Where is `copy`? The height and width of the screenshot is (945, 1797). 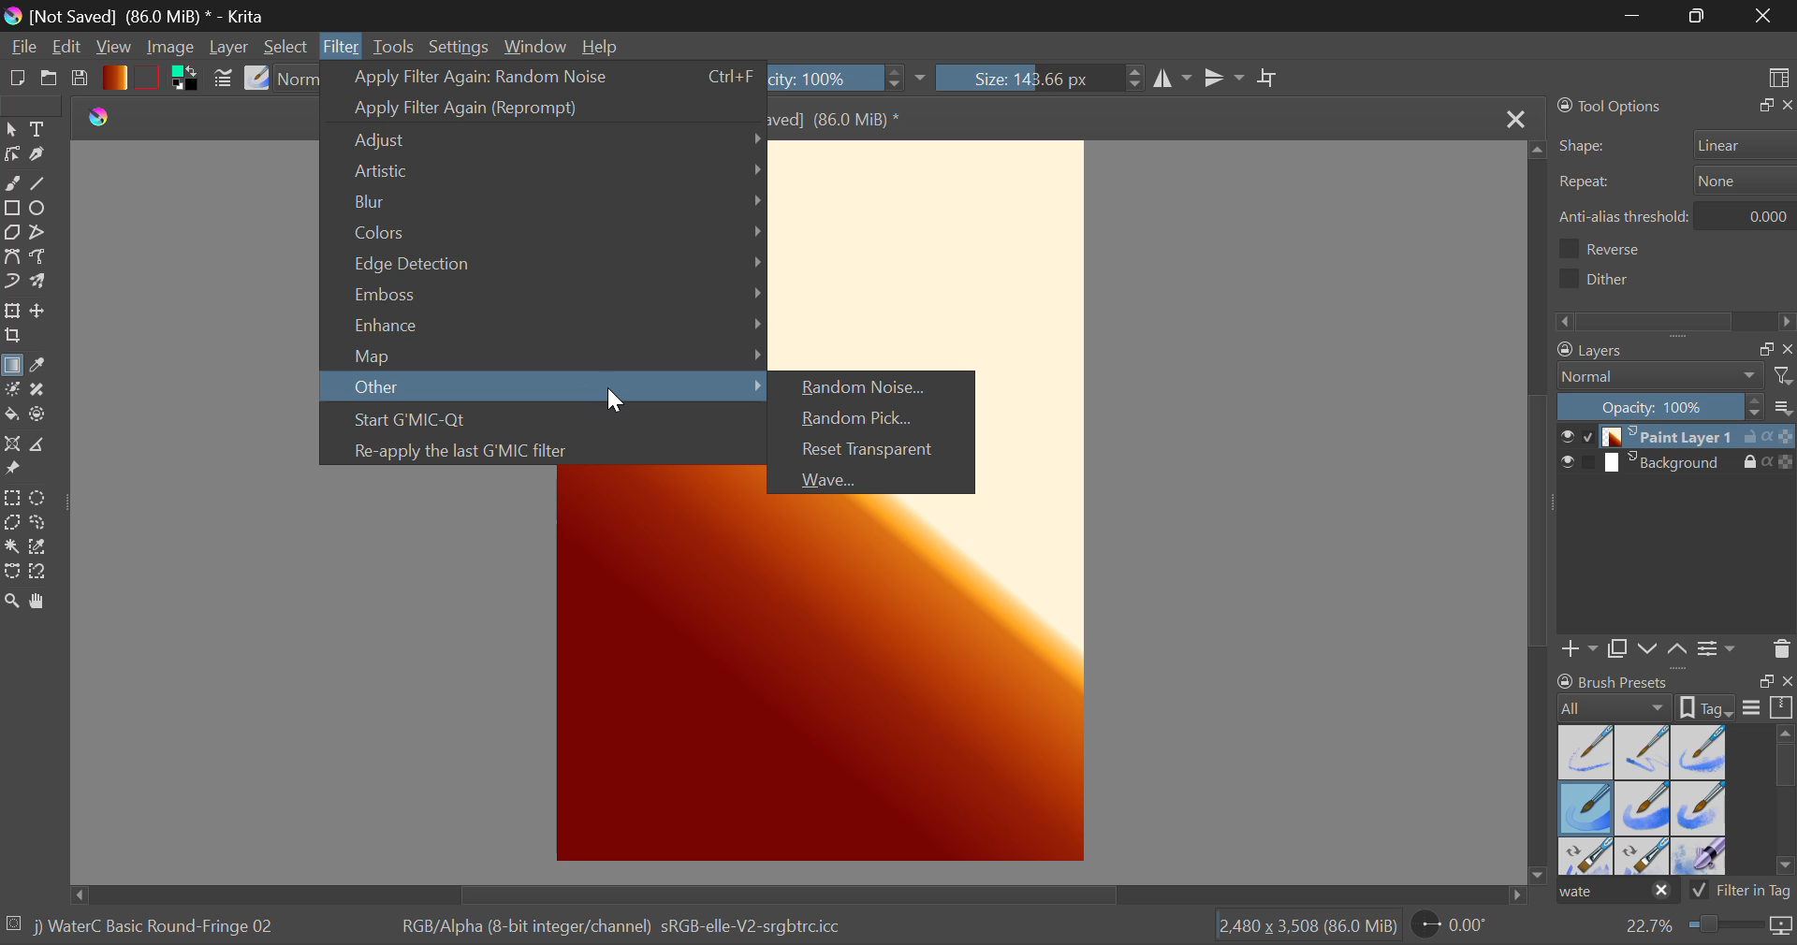
copy is located at coordinates (1616, 650).